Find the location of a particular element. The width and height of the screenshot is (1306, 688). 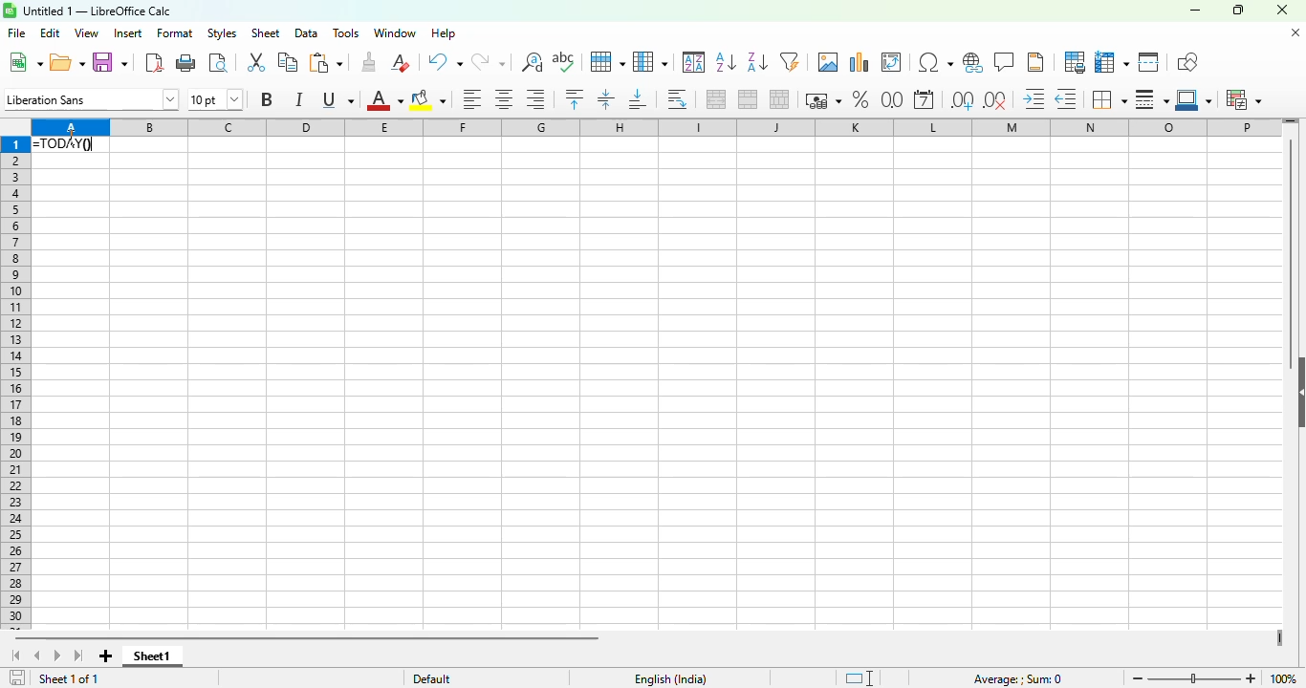

format as percent is located at coordinates (860, 99).